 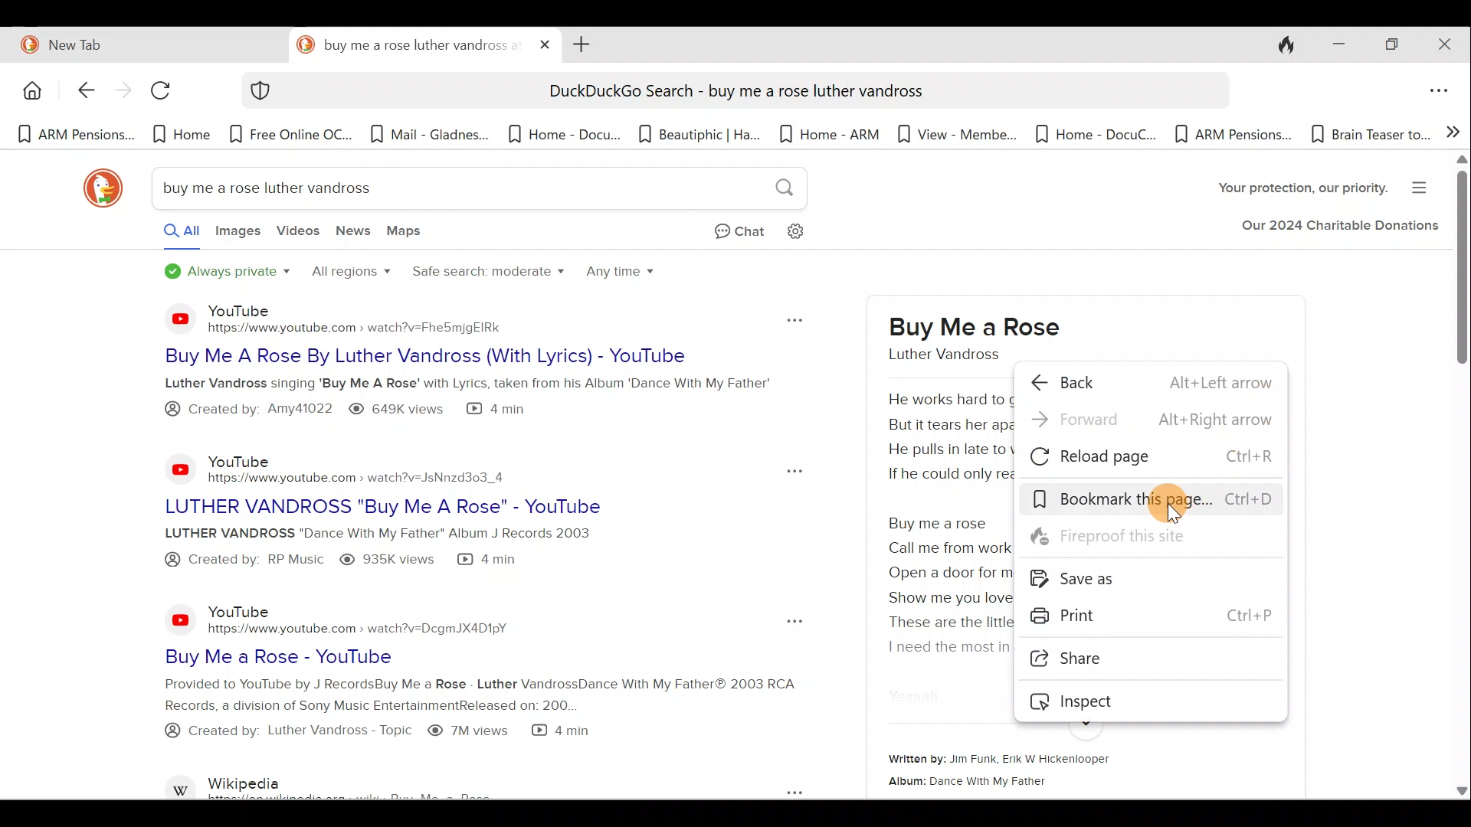 What do you see at coordinates (182, 134) in the screenshot?
I see `Bookmark 2` at bounding box center [182, 134].